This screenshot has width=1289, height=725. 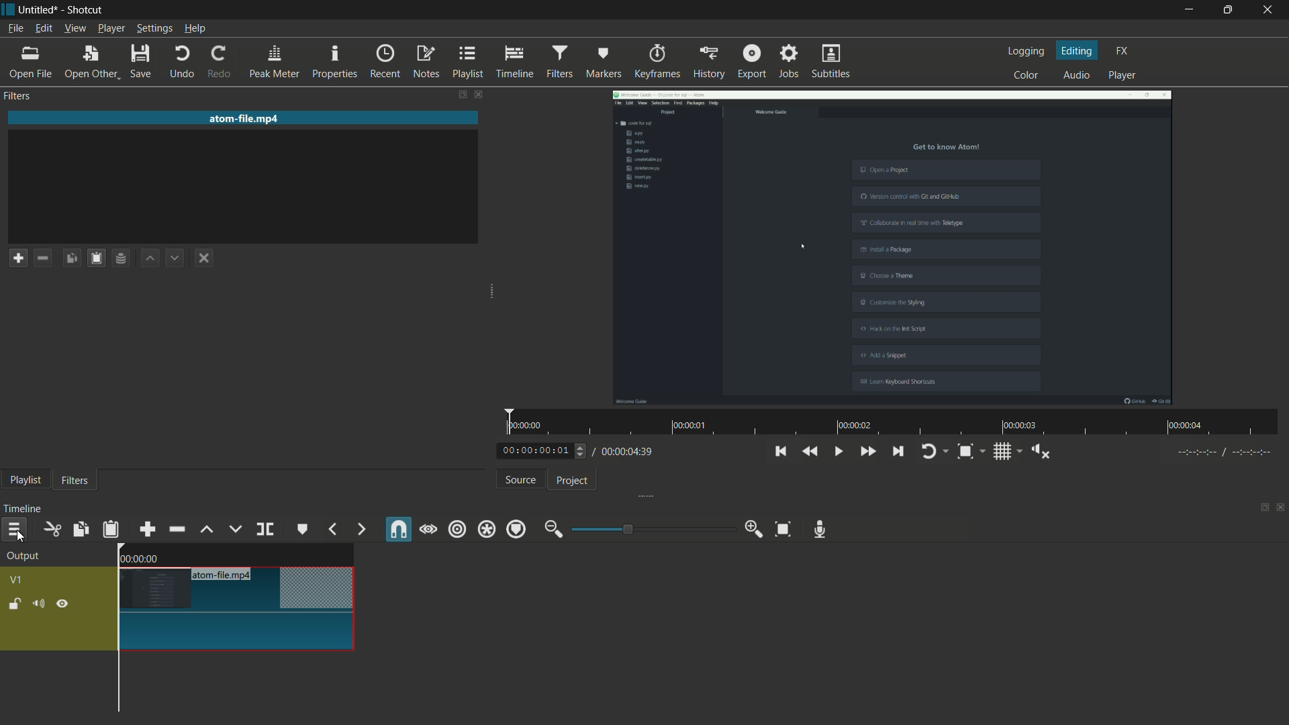 I want to click on snap, so click(x=396, y=529).